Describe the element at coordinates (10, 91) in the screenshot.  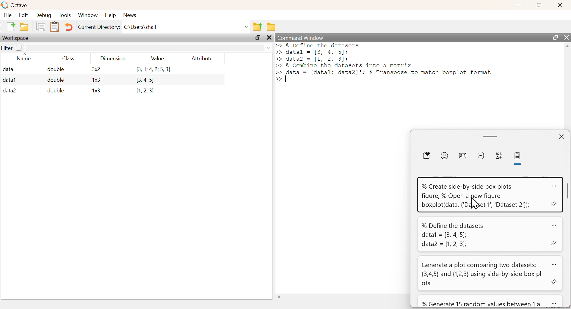
I see `data2` at that location.